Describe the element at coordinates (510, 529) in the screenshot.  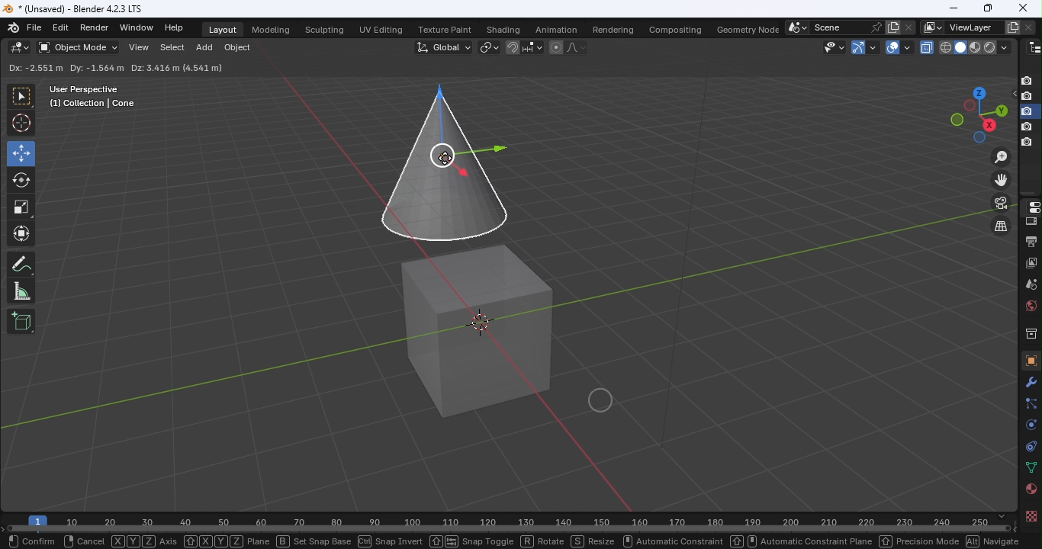
I see `Horizontal scroll bar` at that location.